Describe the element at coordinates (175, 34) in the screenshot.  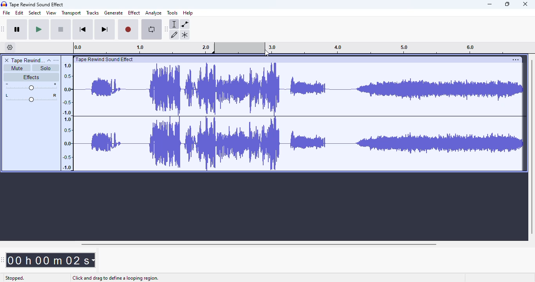
I see `draw tool` at that location.